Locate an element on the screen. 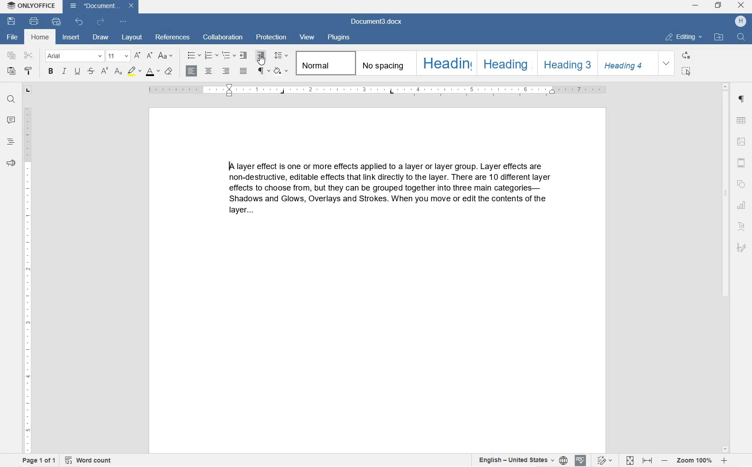 The width and height of the screenshot is (752, 467). INCREMENT FONT SIZE is located at coordinates (137, 55).